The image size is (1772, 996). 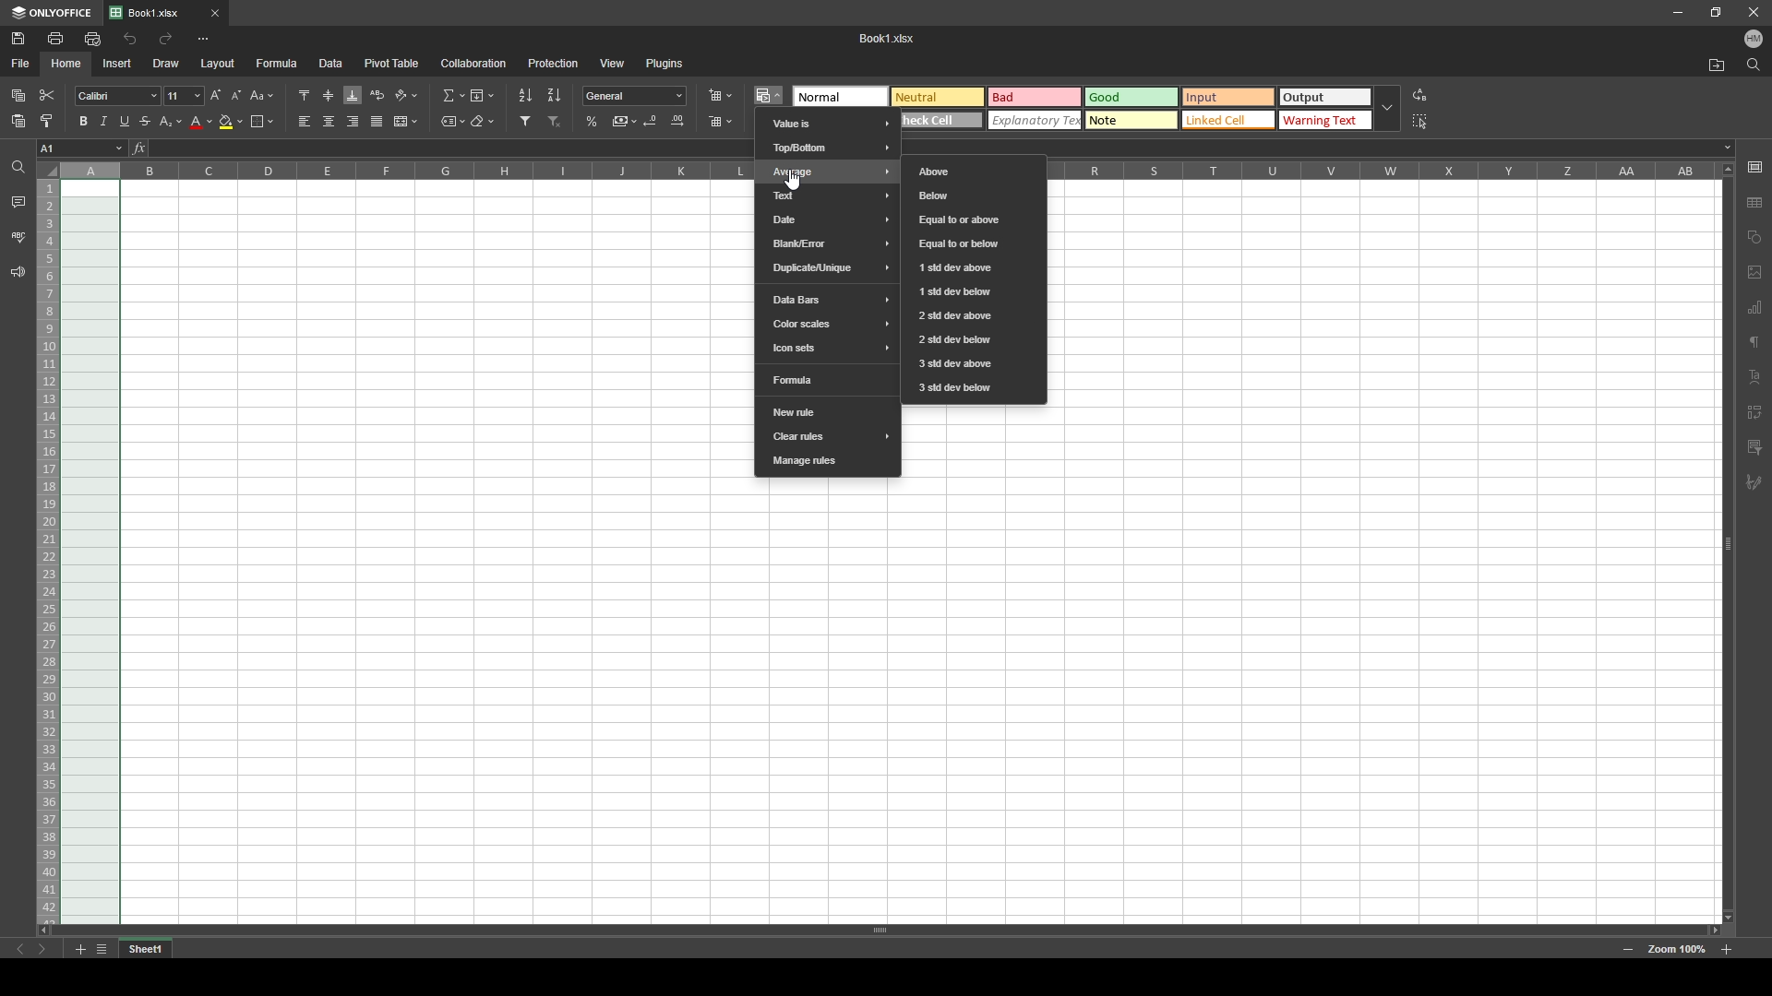 What do you see at coordinates (1754, 40) in the screenshot?
I see `profile` at bounding box center [1754, 40].